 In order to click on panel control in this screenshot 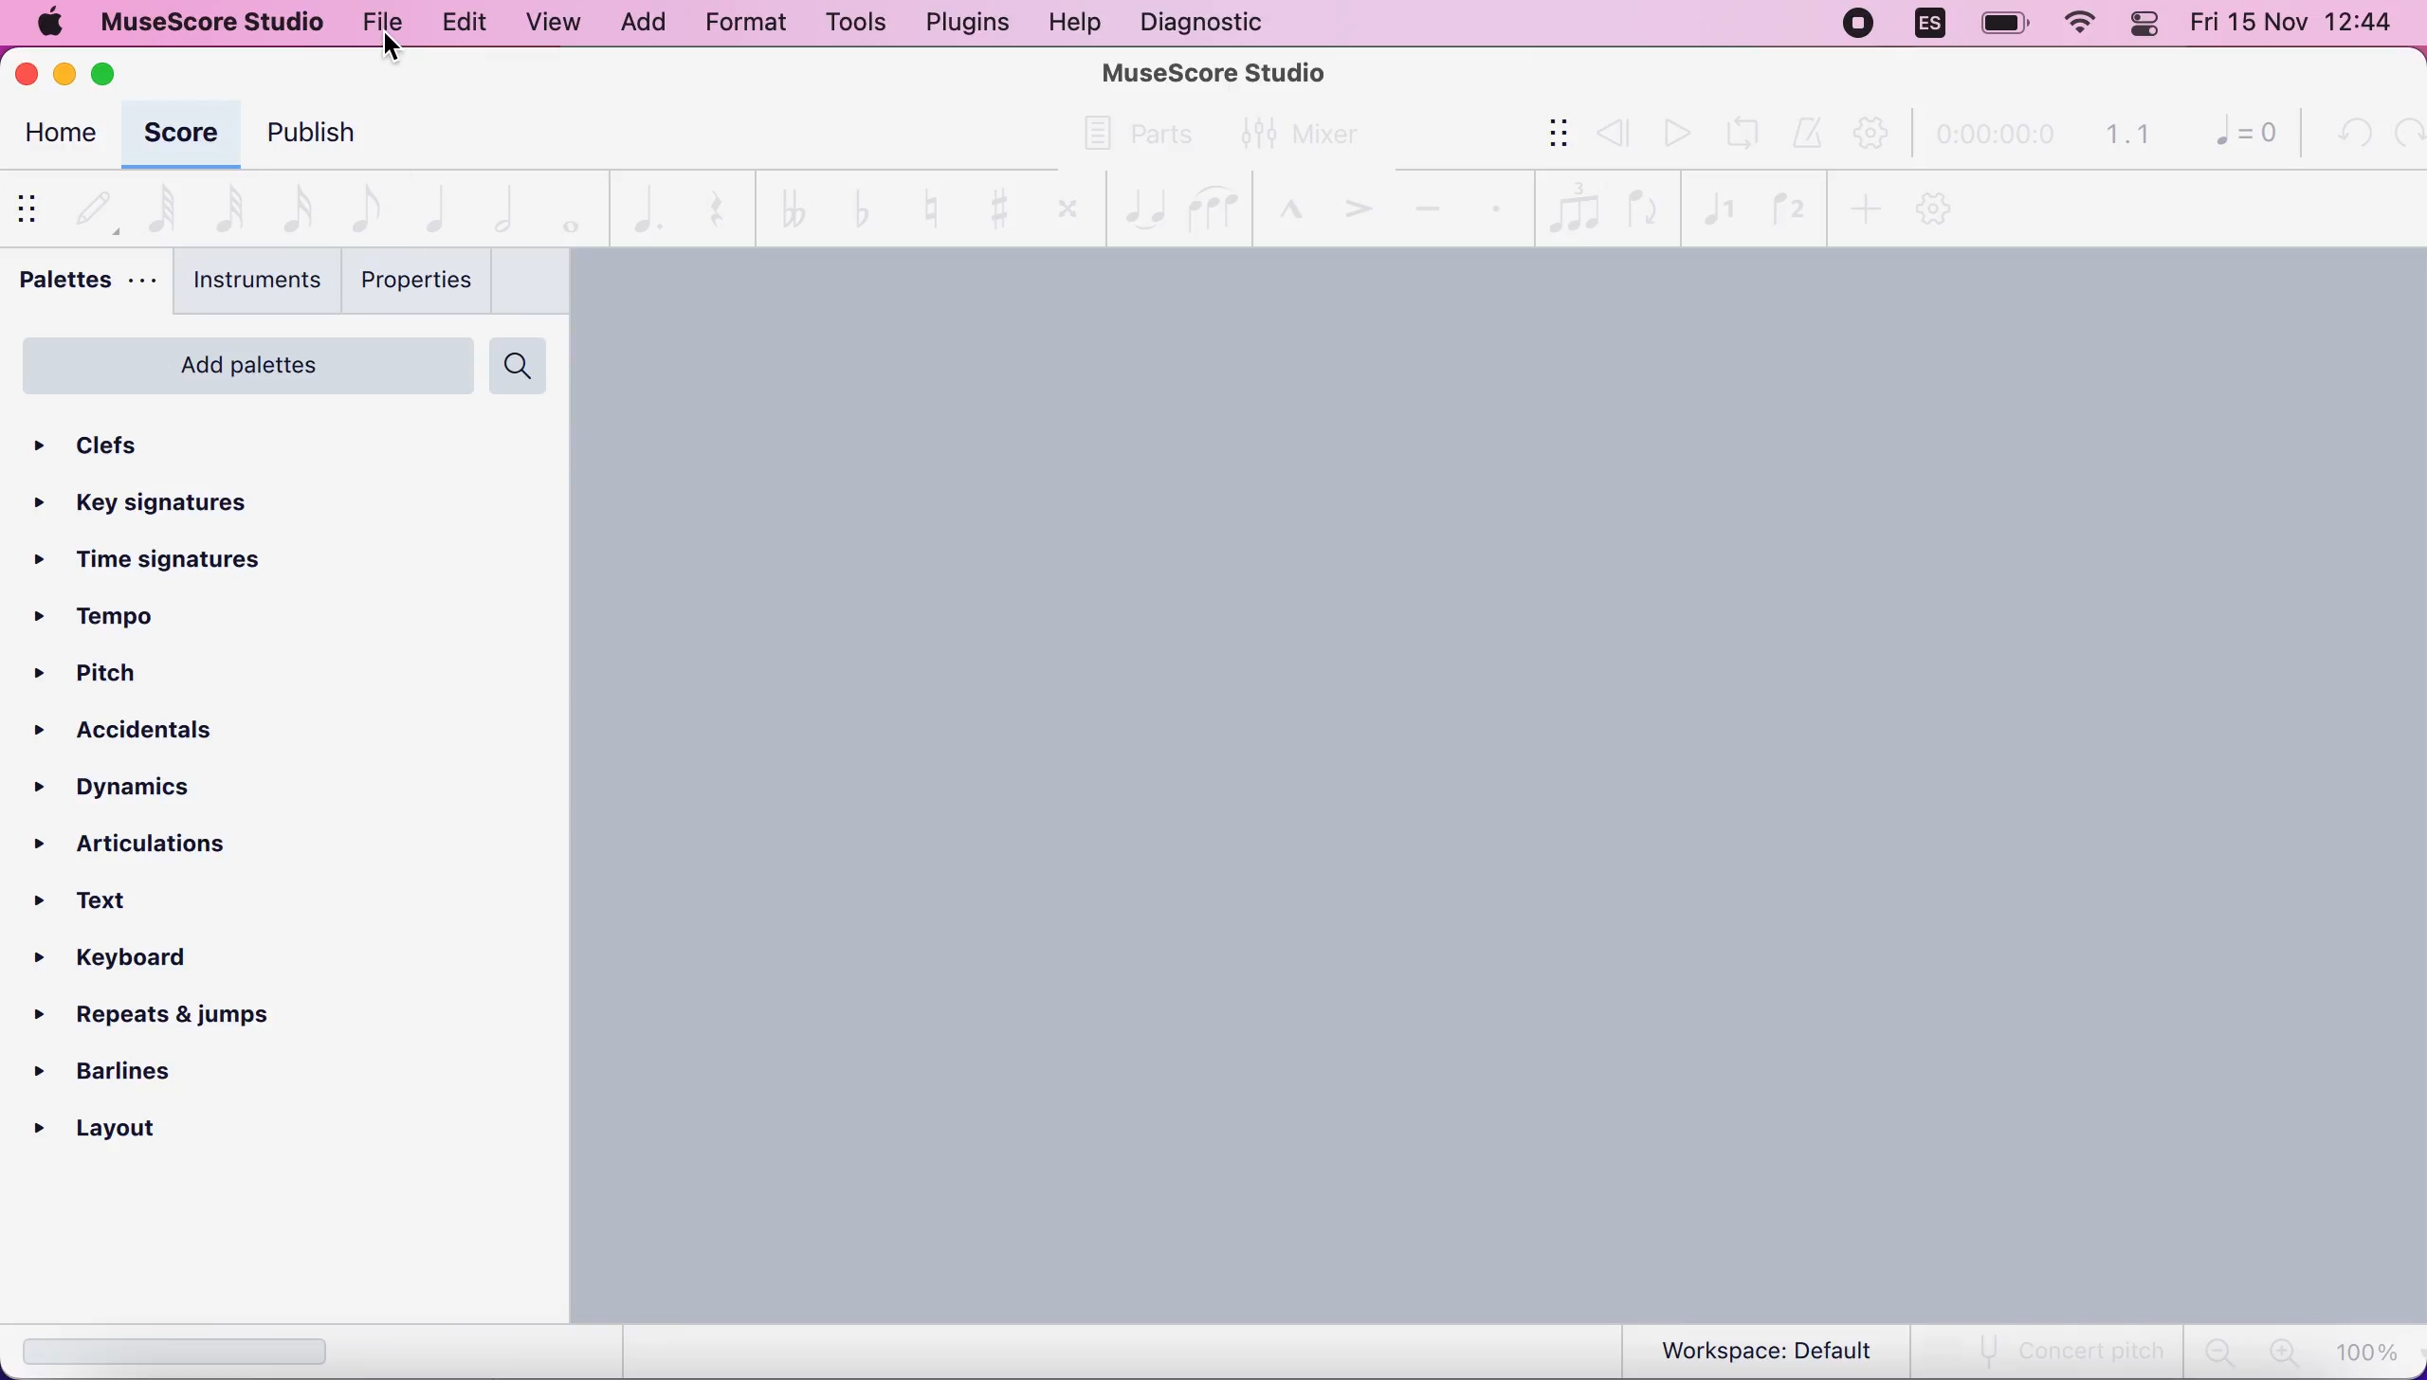, I will do `click(2148, 25)`.